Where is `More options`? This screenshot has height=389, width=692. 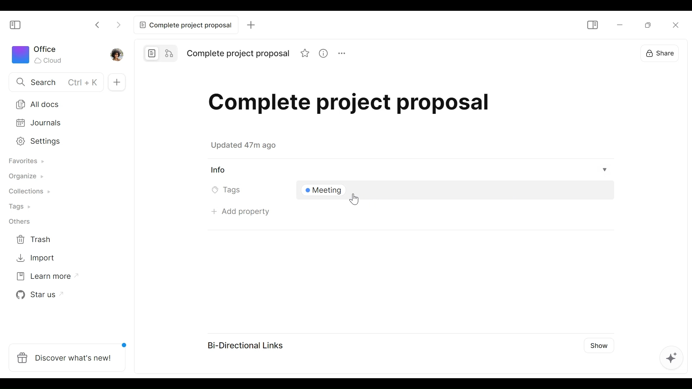
More options is located at coordinates (341, 53).